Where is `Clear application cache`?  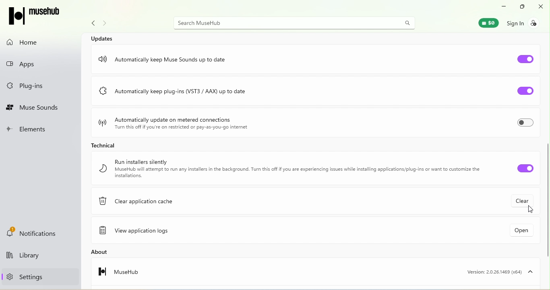
Clear application cache is located at coordinates (142, 203).